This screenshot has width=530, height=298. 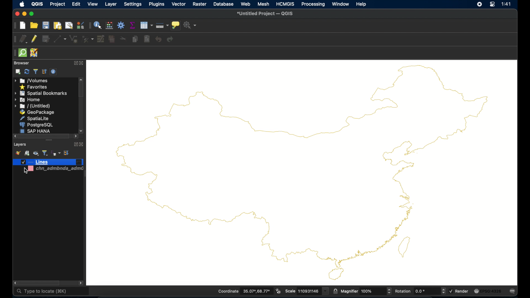 I want to click on screen recorder, so click(x=479, y=5).